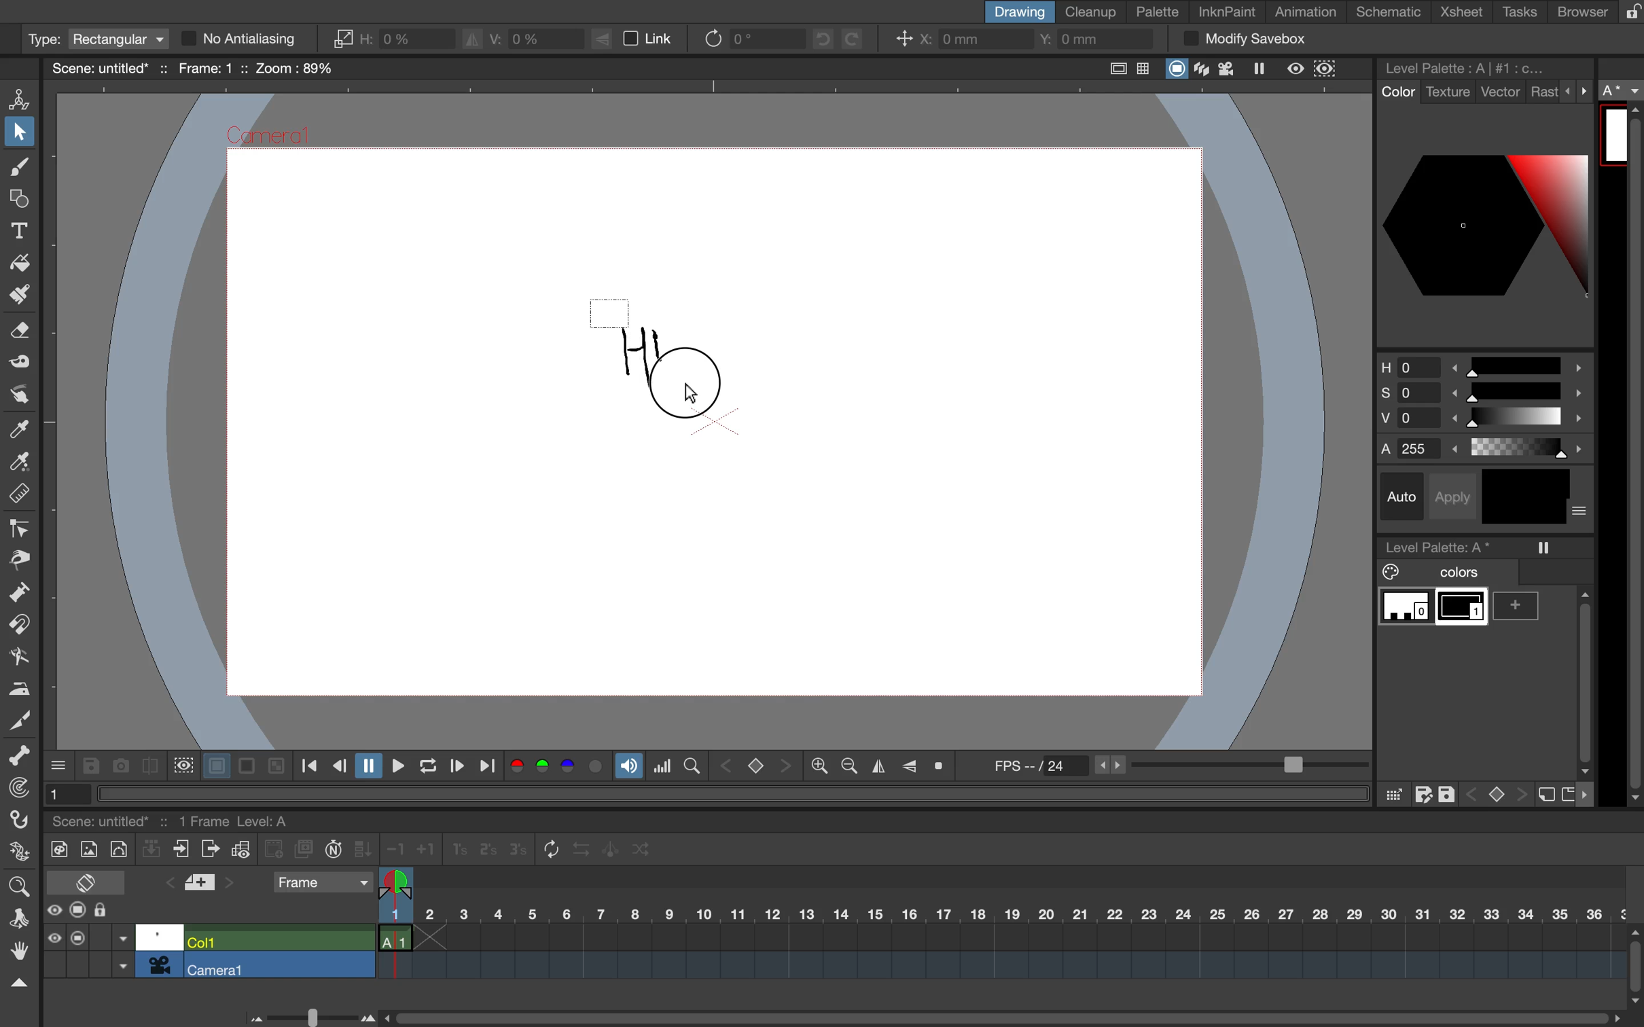 The height and width of the screenshot is (1027, 1644). What do you see at coordinates (280, 965) in the screenshot?
I see `camera 1` at bounding box center [280, 965].